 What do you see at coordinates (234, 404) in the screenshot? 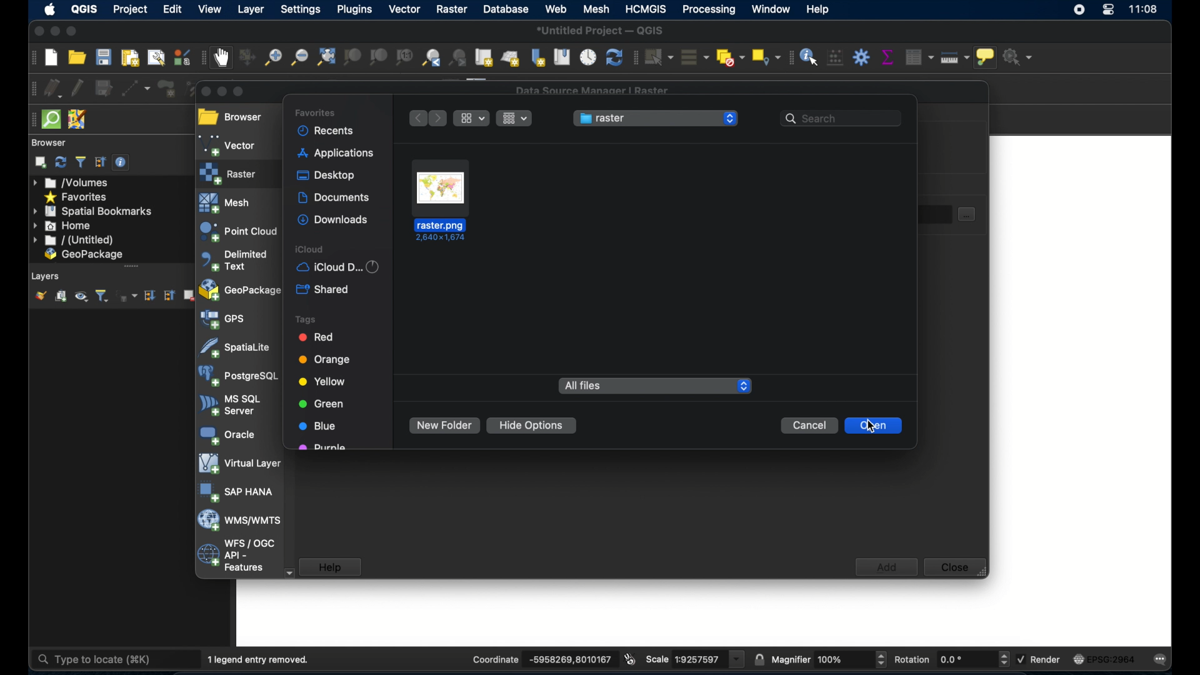
I see `ms sql server` at bounding box center [234, 404].